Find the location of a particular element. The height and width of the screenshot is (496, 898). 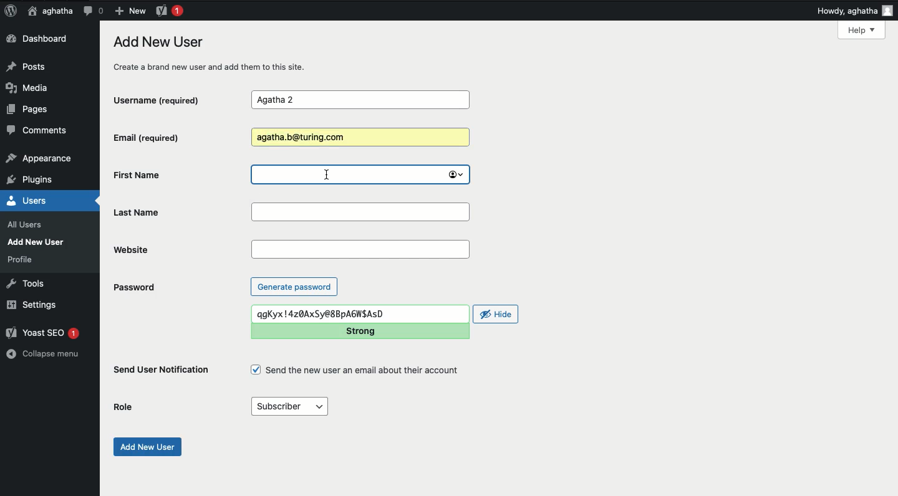

Pages is located at coordinates (31, 112).